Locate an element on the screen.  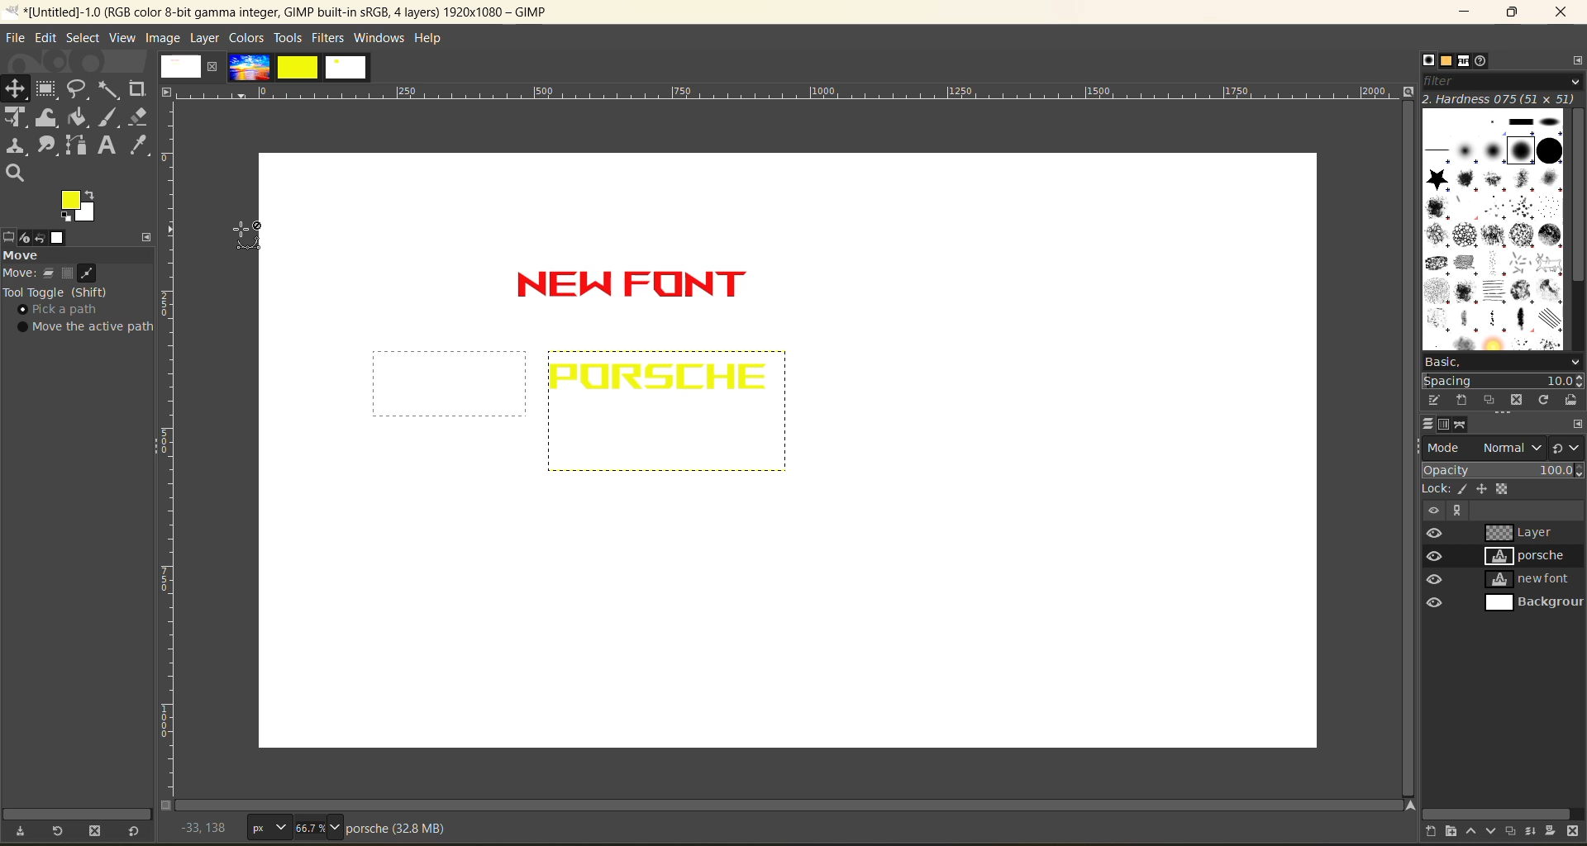
free select tool is located at coordinates (79, 90).